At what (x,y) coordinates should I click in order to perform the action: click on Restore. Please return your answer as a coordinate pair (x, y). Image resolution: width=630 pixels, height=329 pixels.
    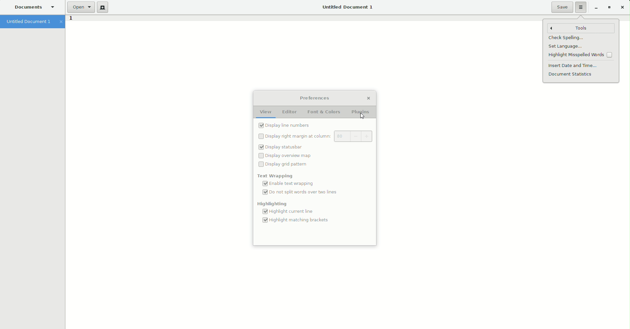
    Looking at the image, I should click on (608, 8).